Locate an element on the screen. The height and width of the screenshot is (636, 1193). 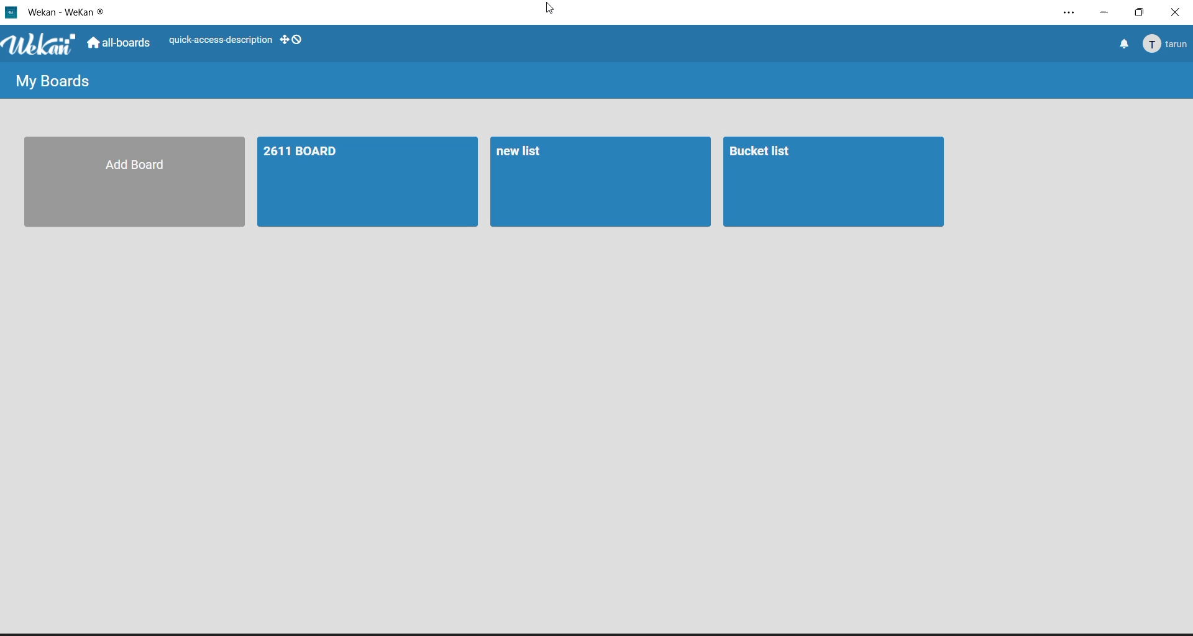
show desktop drag handles is located at coordinates (293, 40).